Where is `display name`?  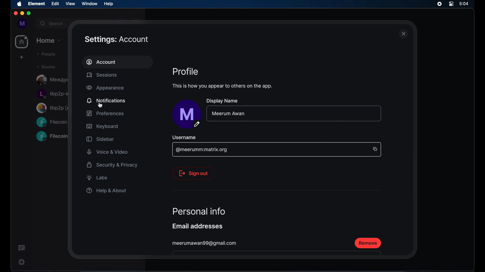 display name is located at coordinates (225, 101).